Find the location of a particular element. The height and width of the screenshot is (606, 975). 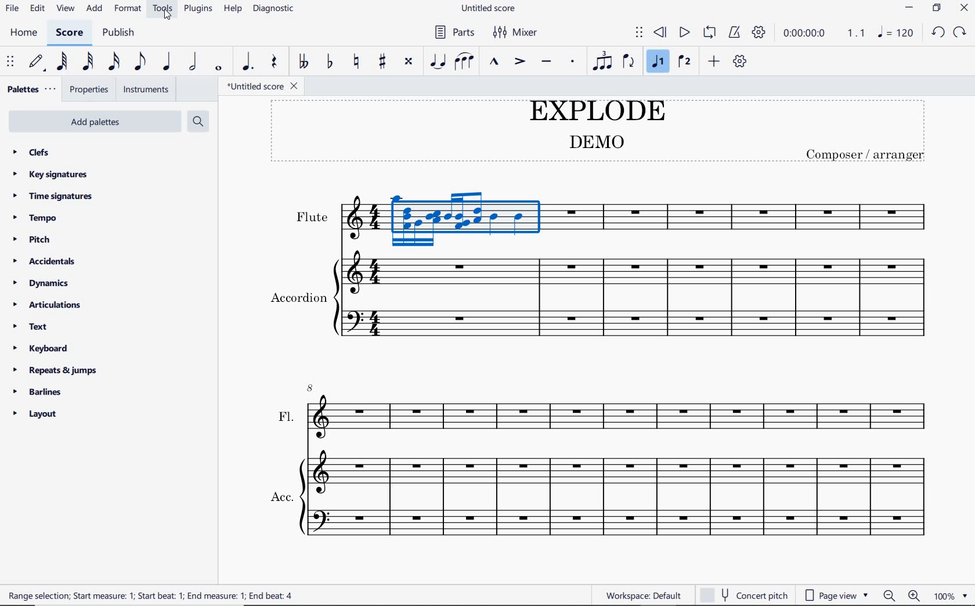

text is located at coordinates (32, 327).